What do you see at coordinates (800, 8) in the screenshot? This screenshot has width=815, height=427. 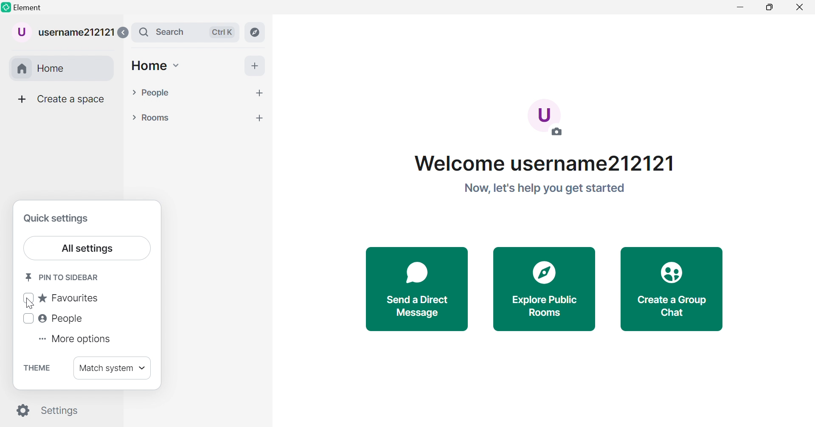 I see `Close` at bounding box center [800, 8].